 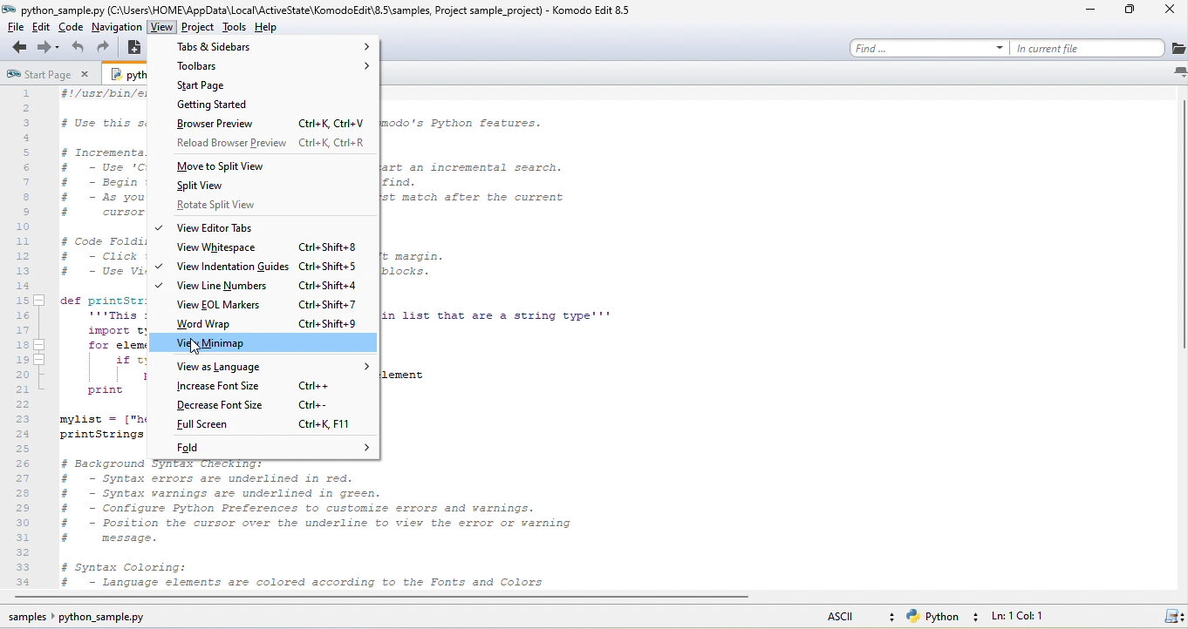 I want to click on edit, so click(x=42, y=31).